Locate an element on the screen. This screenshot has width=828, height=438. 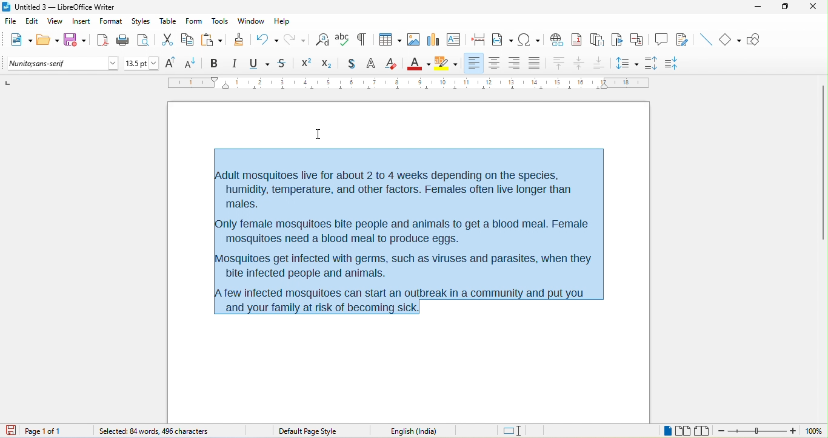
zoom is located at coordinates (758, 432).